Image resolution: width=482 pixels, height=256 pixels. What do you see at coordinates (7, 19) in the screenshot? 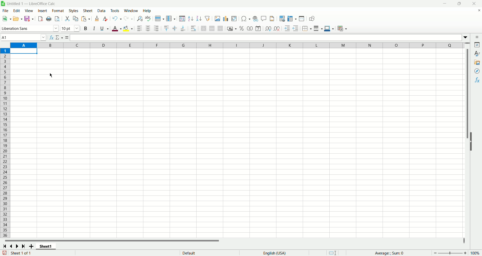
I see `new` at bounding box center [7, 19].